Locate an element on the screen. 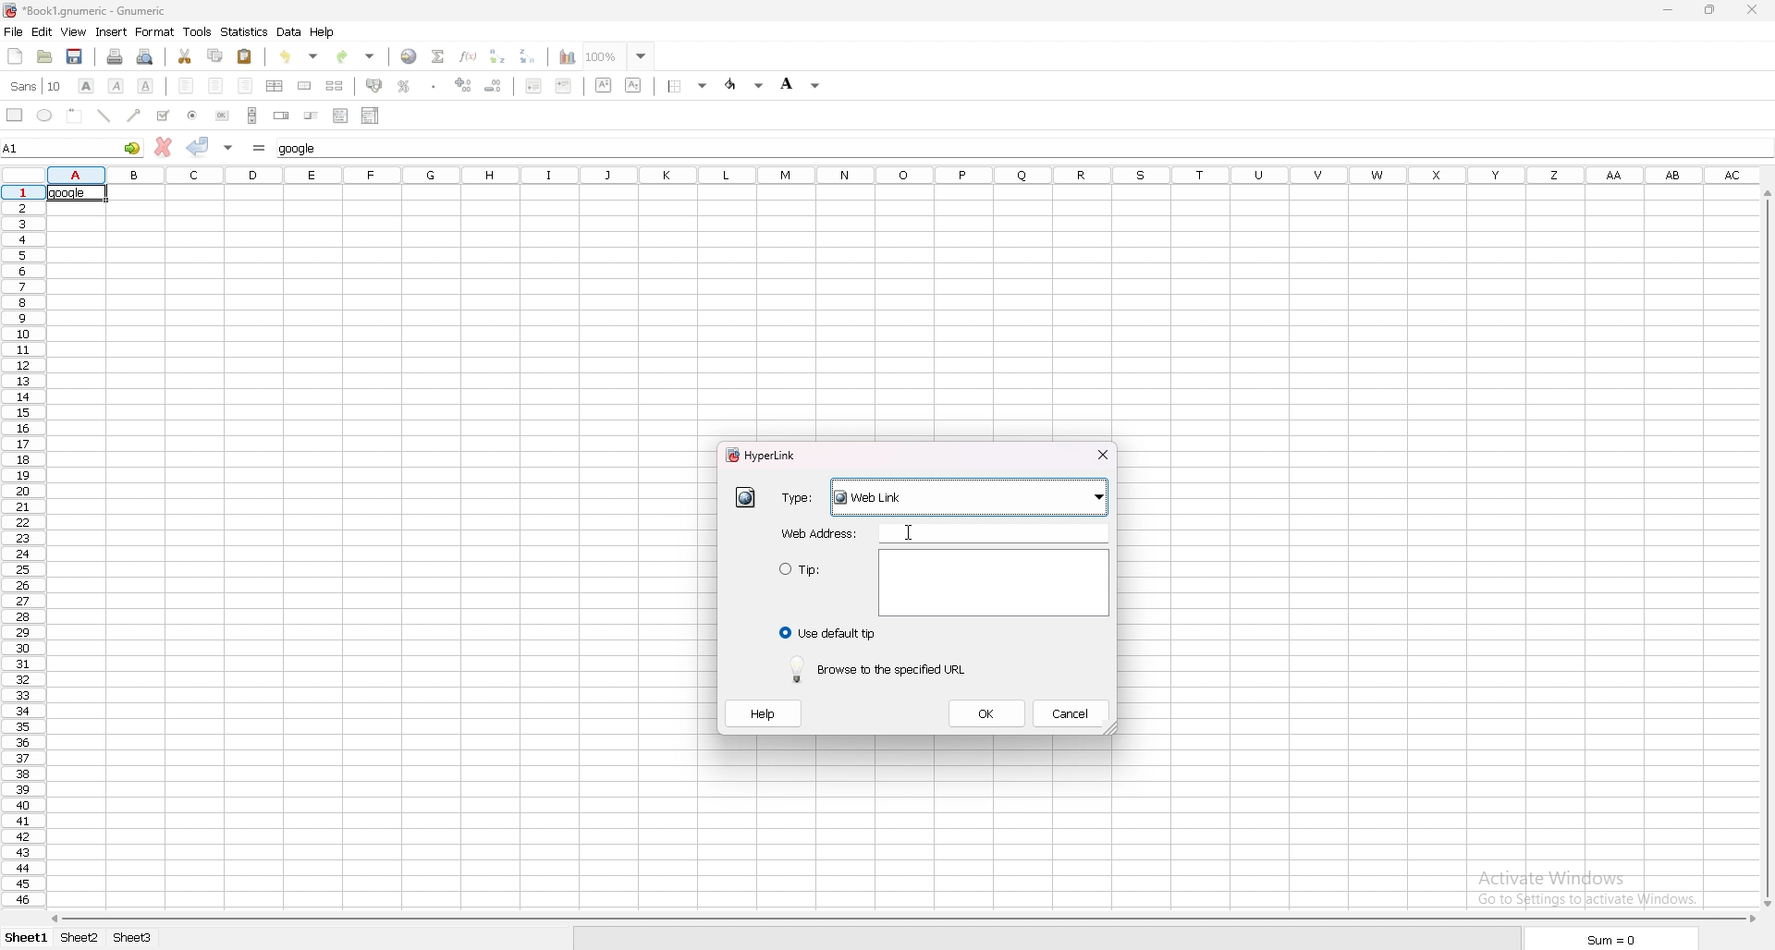  arrowed line is located at coordinates (135, 116).